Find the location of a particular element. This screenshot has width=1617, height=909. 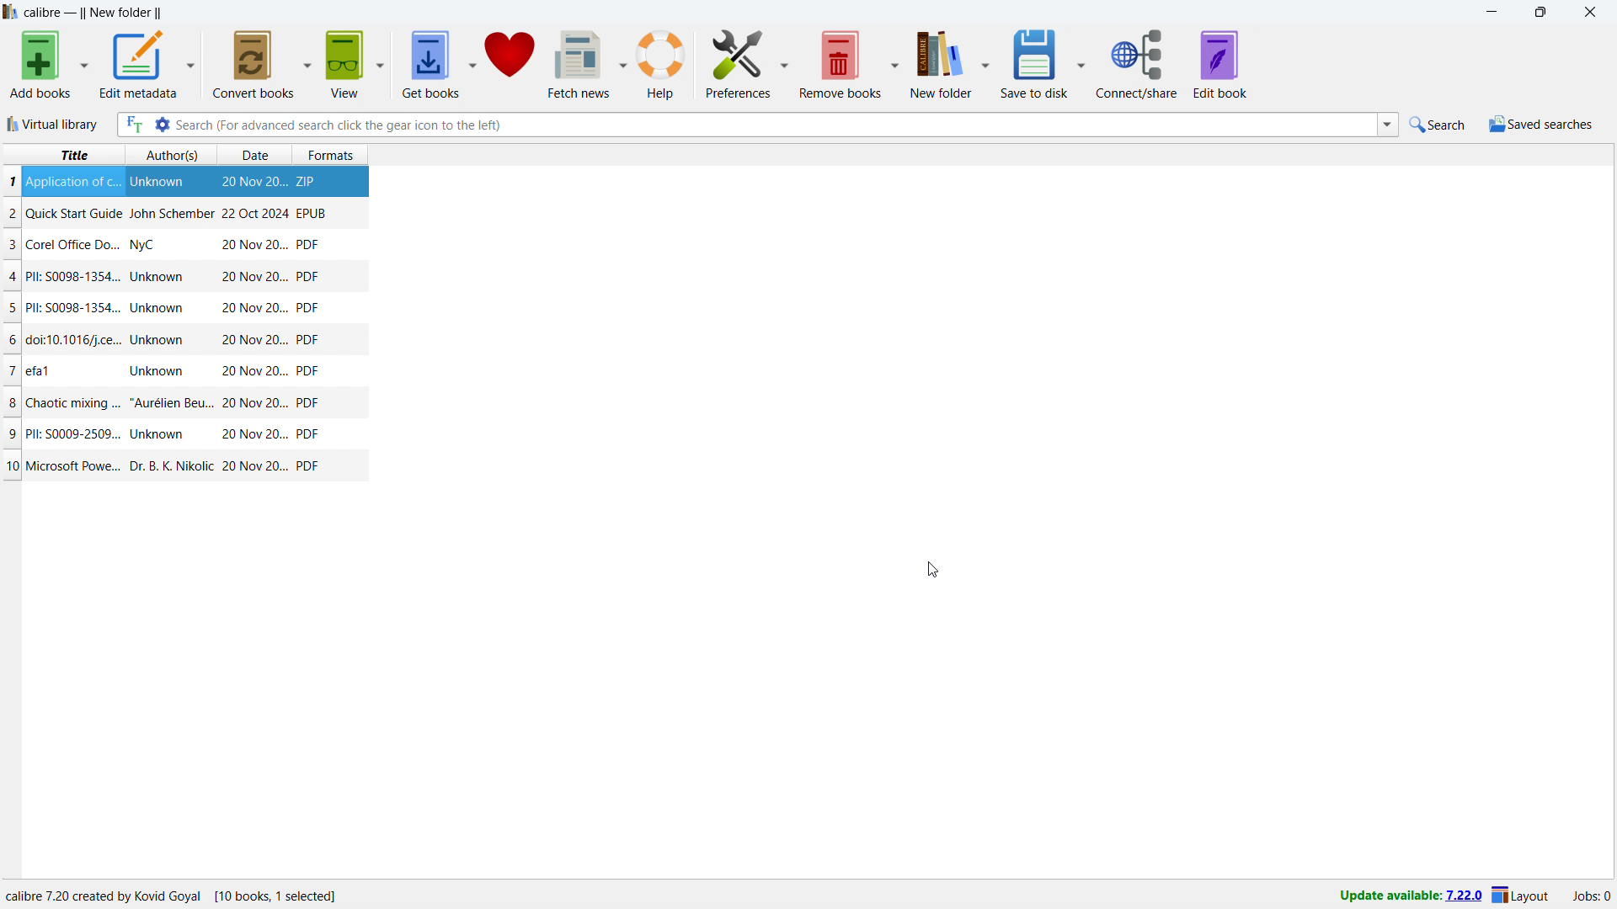

add books options is located at coordinates (84, 64).